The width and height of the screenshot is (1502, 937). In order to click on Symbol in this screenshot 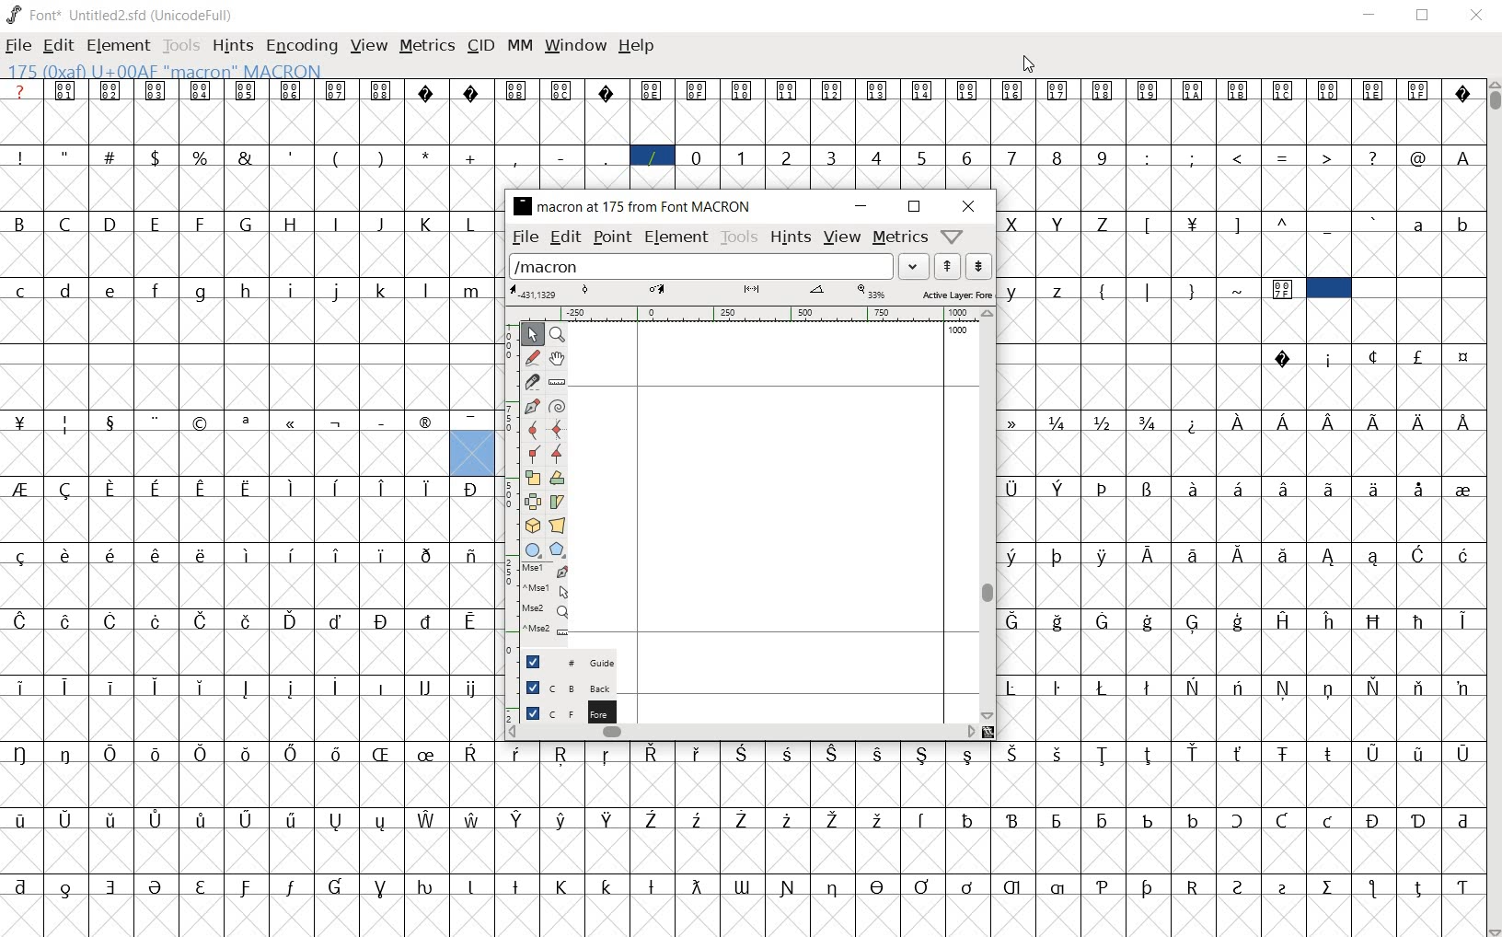, I will do `click(1105, 687)`.